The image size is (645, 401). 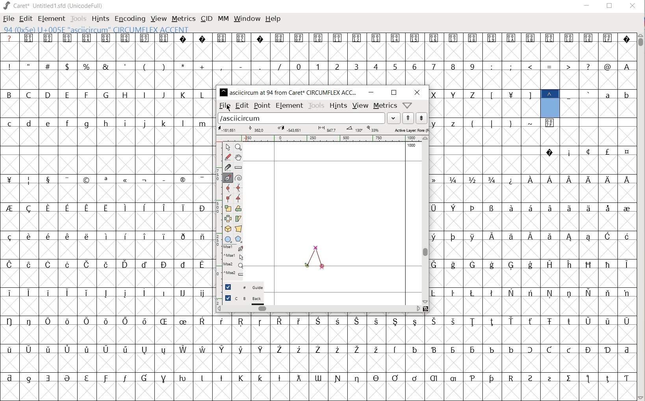 I want to click on show the next word on the list, so click(x=408, y=119).